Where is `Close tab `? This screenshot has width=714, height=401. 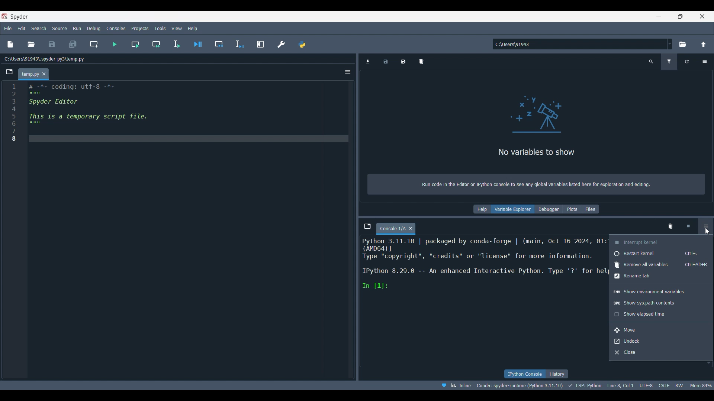
Close tab  is located at coordinates (44, 74).